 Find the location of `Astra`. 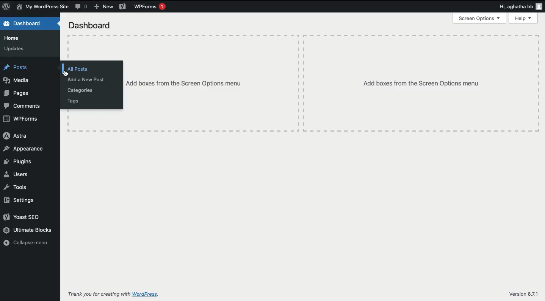

Astra is located at coordinates (15, 135).